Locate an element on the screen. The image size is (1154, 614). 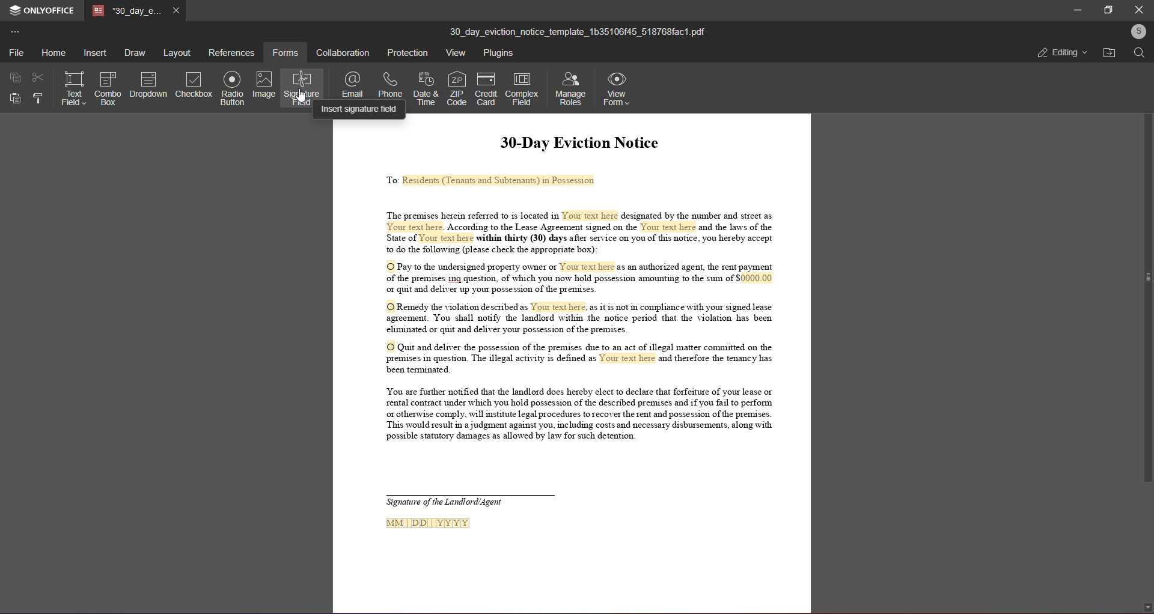
This is a 30 day eviction notice informing tenants that they must either pay overdue rent,correct a lease violation, or vacate the premises due to illegal activity. Failure to comply will result in legal actions. is located at coordinates (573, 366).